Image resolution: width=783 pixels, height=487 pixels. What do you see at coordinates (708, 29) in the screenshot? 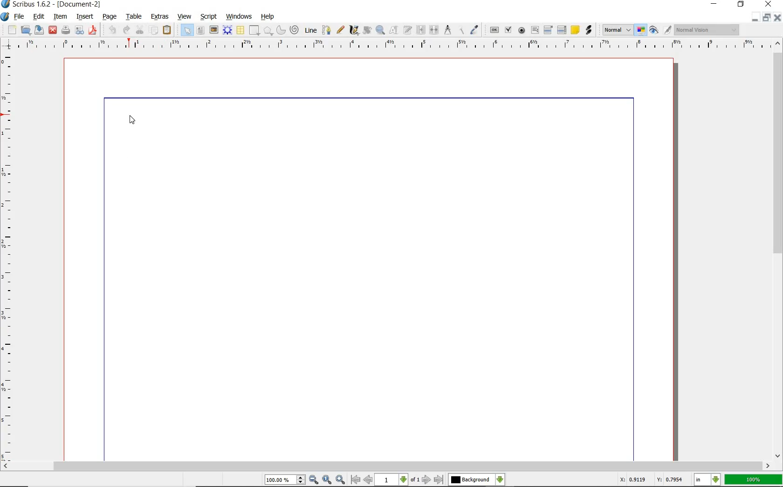
I see `visual appearance of the display` at bounding box center [708, 29].